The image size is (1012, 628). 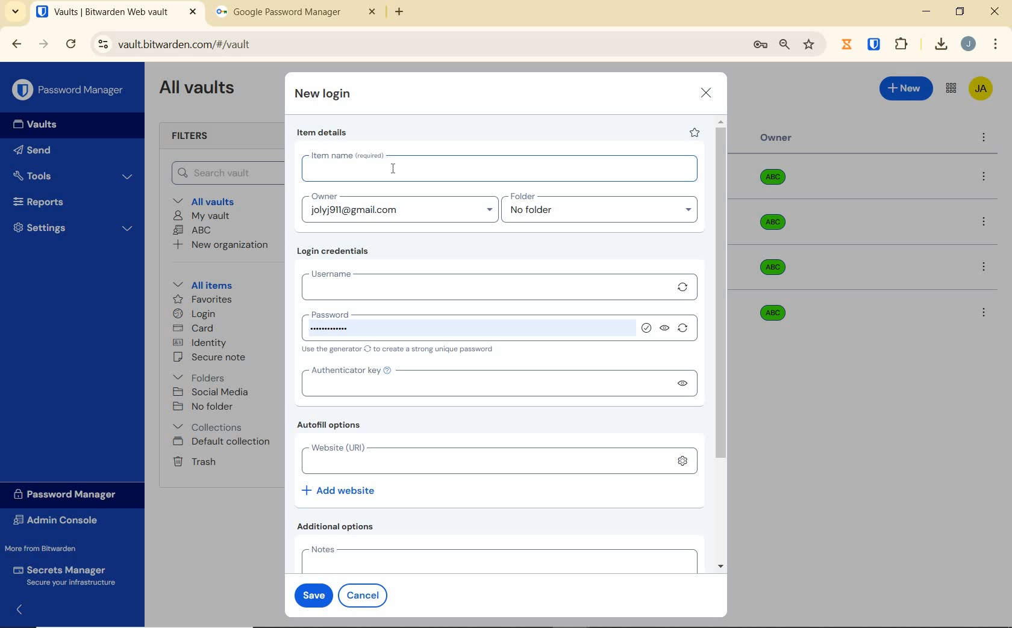 What do you see at coordinates (365, 595) in the screenshot?
I see `cancel` at bounding box center [365, 595].